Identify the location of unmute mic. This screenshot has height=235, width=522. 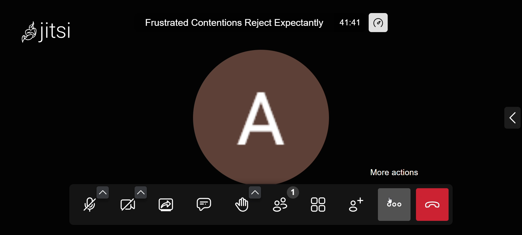
(89, 205).